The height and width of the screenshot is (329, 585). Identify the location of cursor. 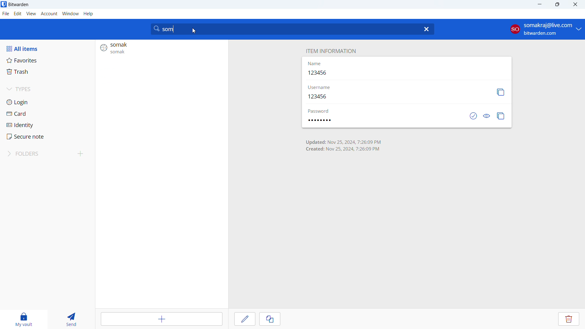
(198, 30).